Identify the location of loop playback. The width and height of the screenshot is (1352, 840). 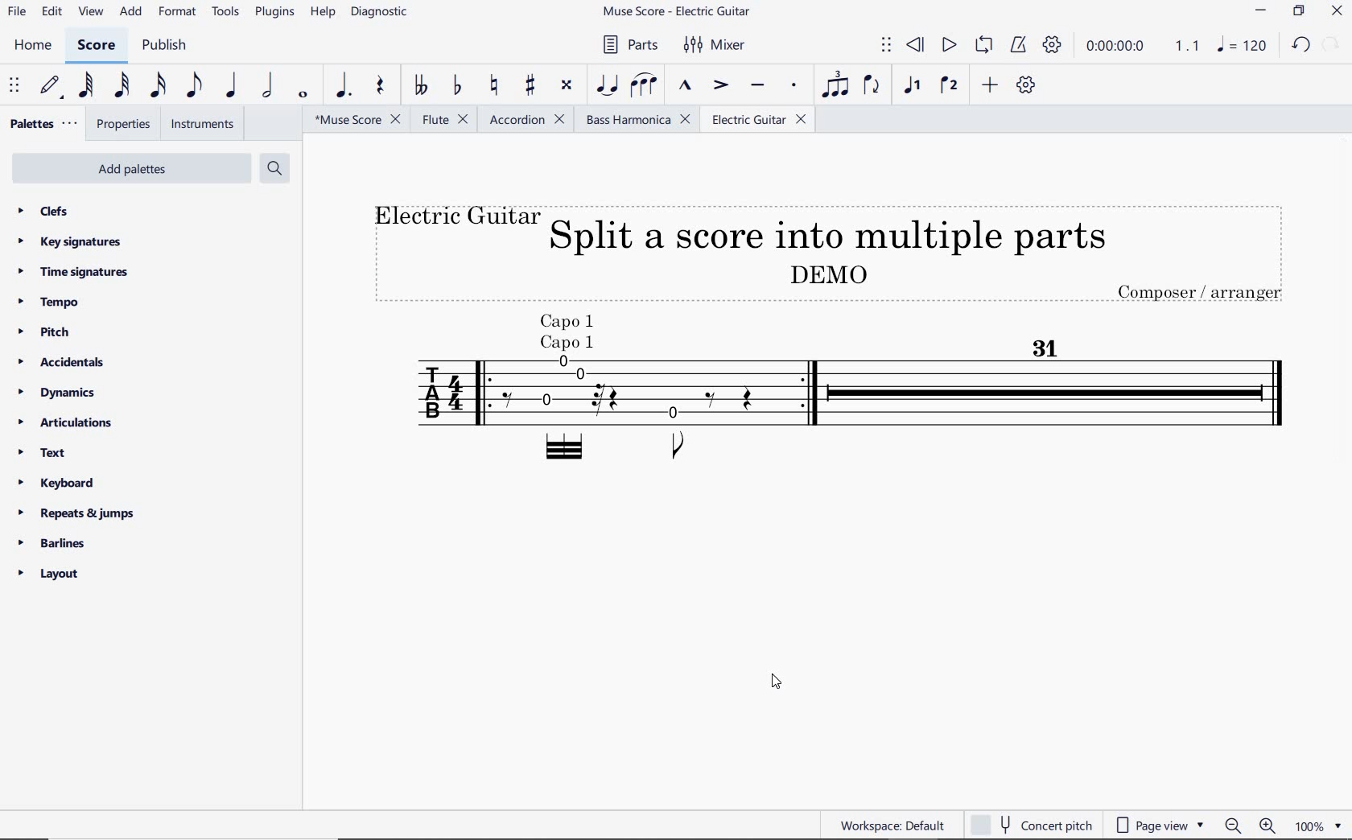
(983, 47).